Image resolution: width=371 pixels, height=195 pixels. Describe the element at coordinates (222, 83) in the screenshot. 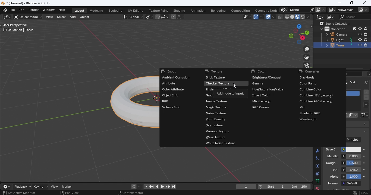

I see `Checker texture` at that location.